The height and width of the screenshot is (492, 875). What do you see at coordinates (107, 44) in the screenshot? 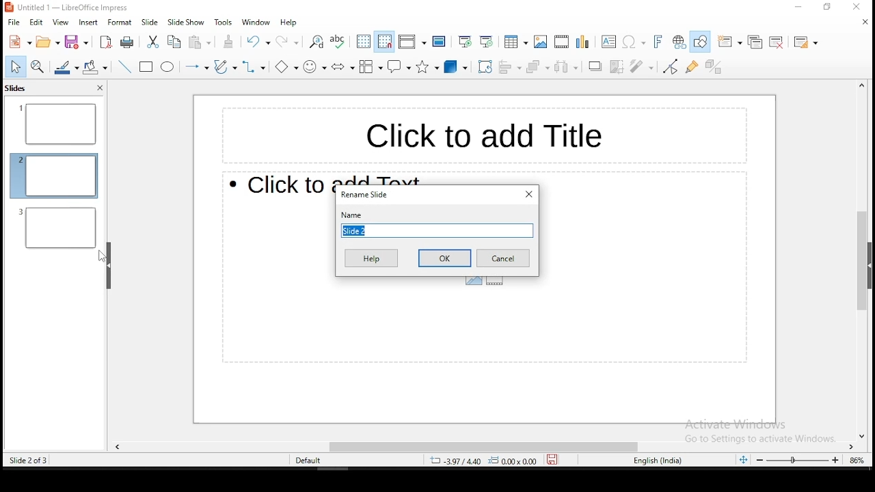
I see `export as pdf` at bounding box center [107, 44].